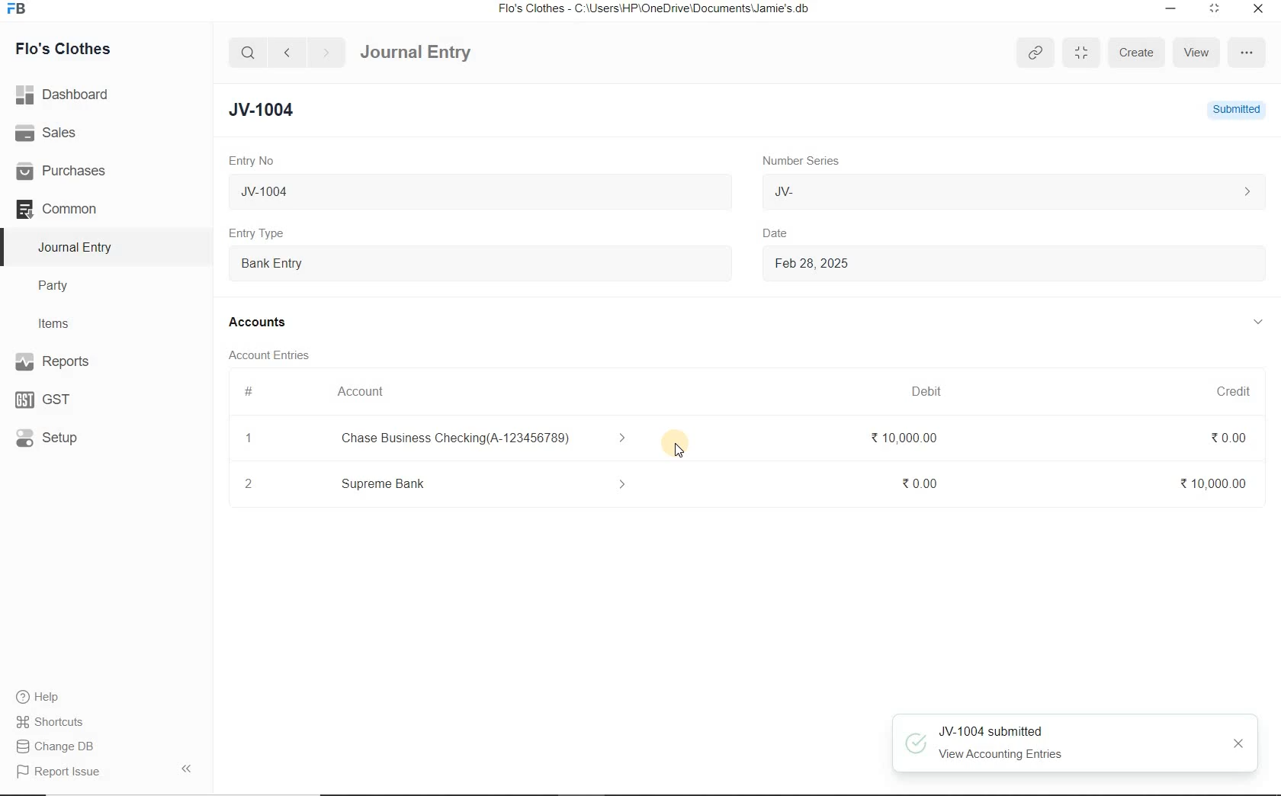 This screenshot has height=796, width=1281. I want to click on collapse, so click(186, 769).